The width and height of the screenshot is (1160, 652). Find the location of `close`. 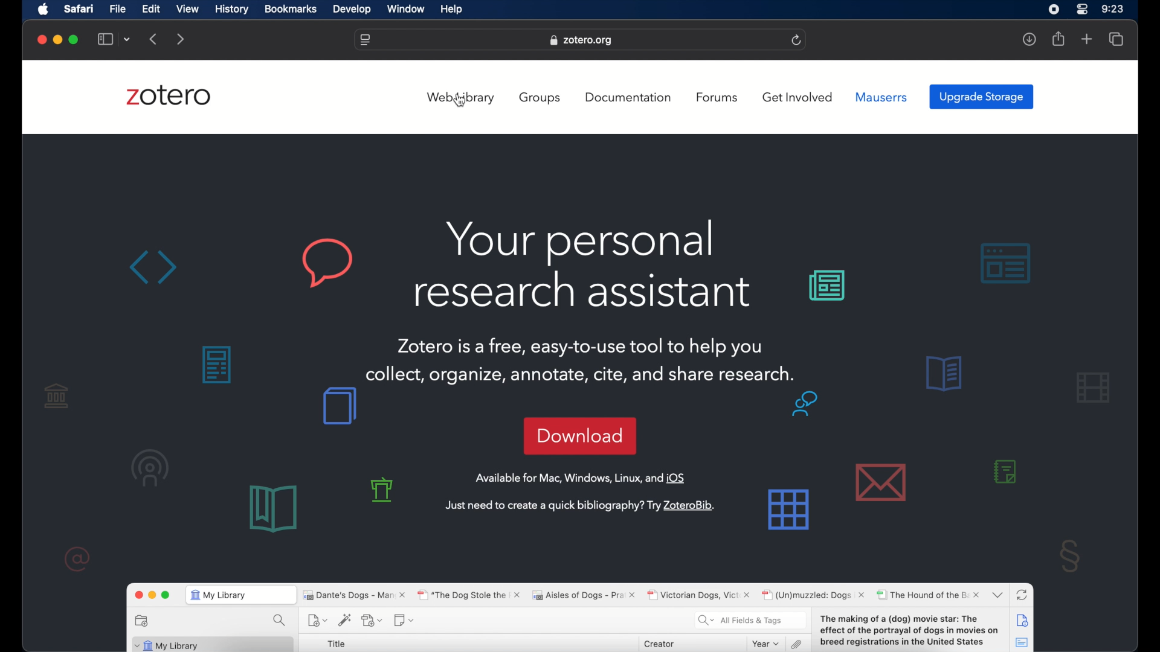

close is located at coordinates (42, 40).